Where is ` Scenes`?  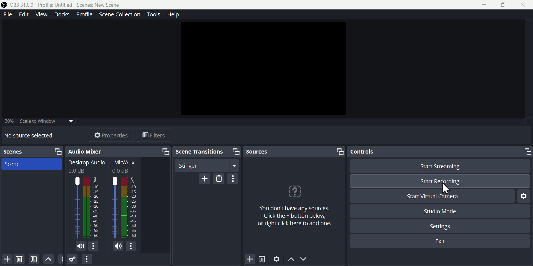  Scenes is located at coordinates (15, 165).